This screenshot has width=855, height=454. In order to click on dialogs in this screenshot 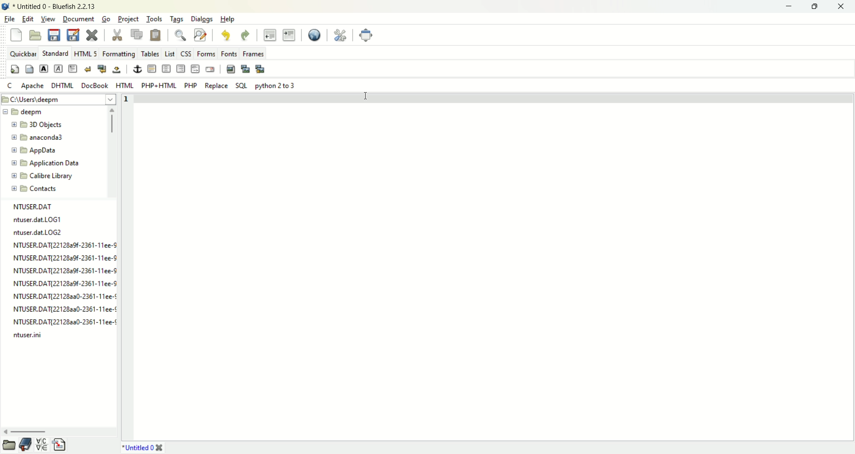, I will do `click(201, 19)`.